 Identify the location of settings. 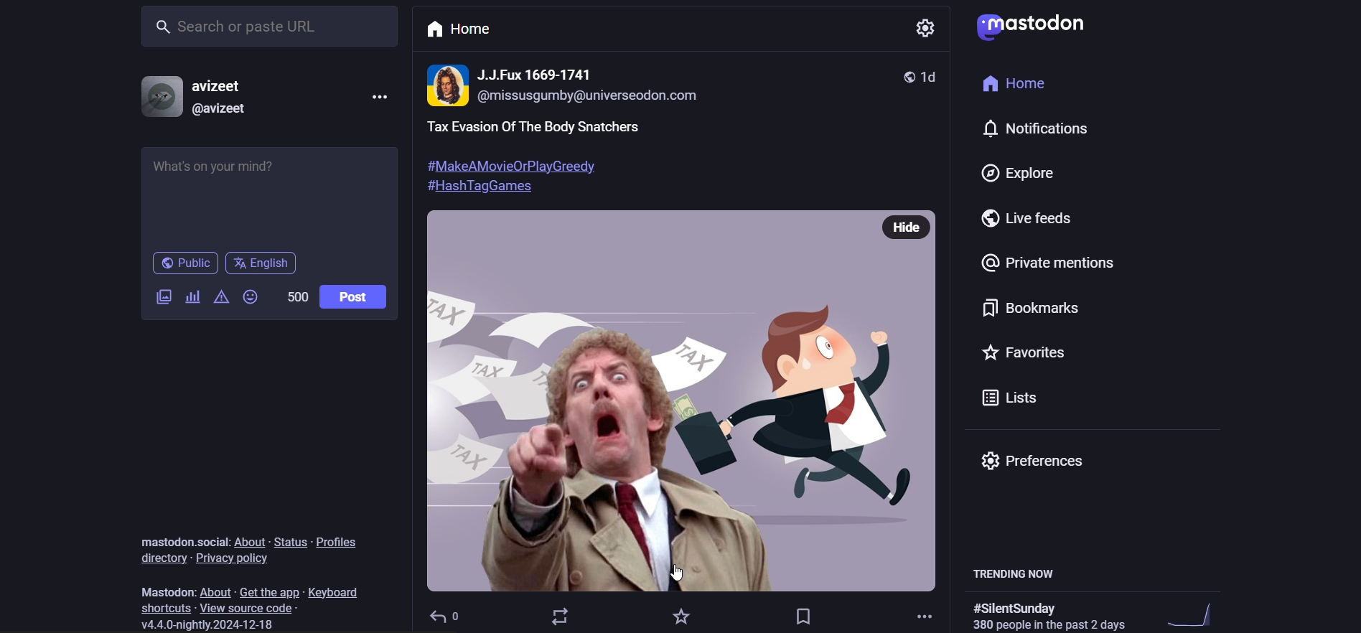
(922, 30).